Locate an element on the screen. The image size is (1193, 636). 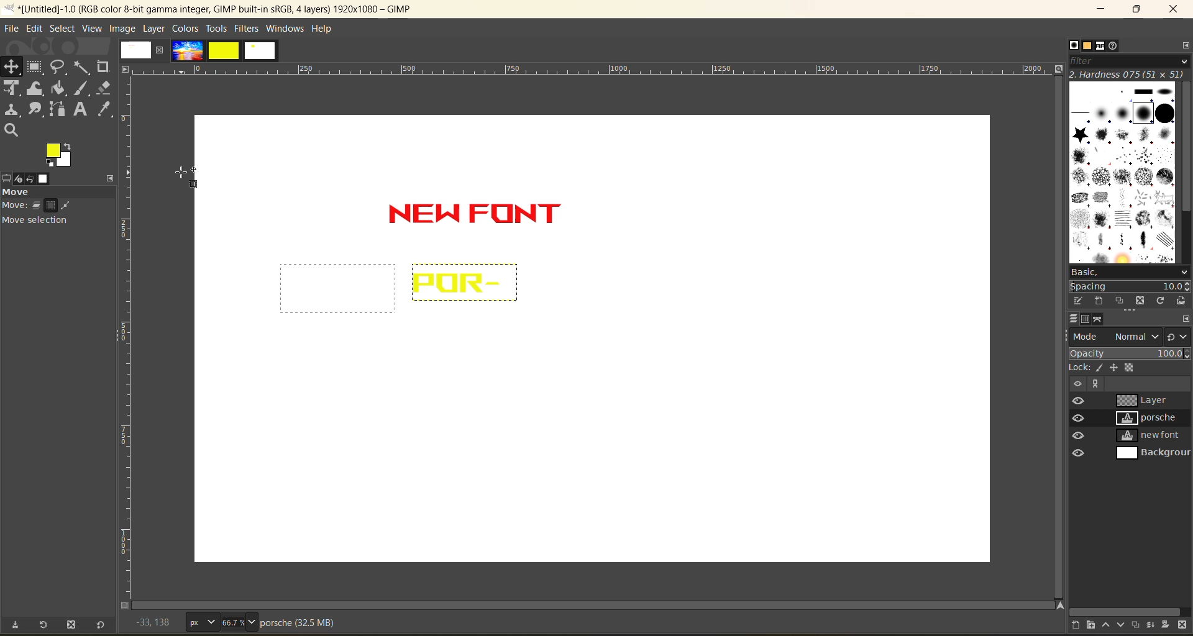
coordinates is located at coordinates (152, 622).